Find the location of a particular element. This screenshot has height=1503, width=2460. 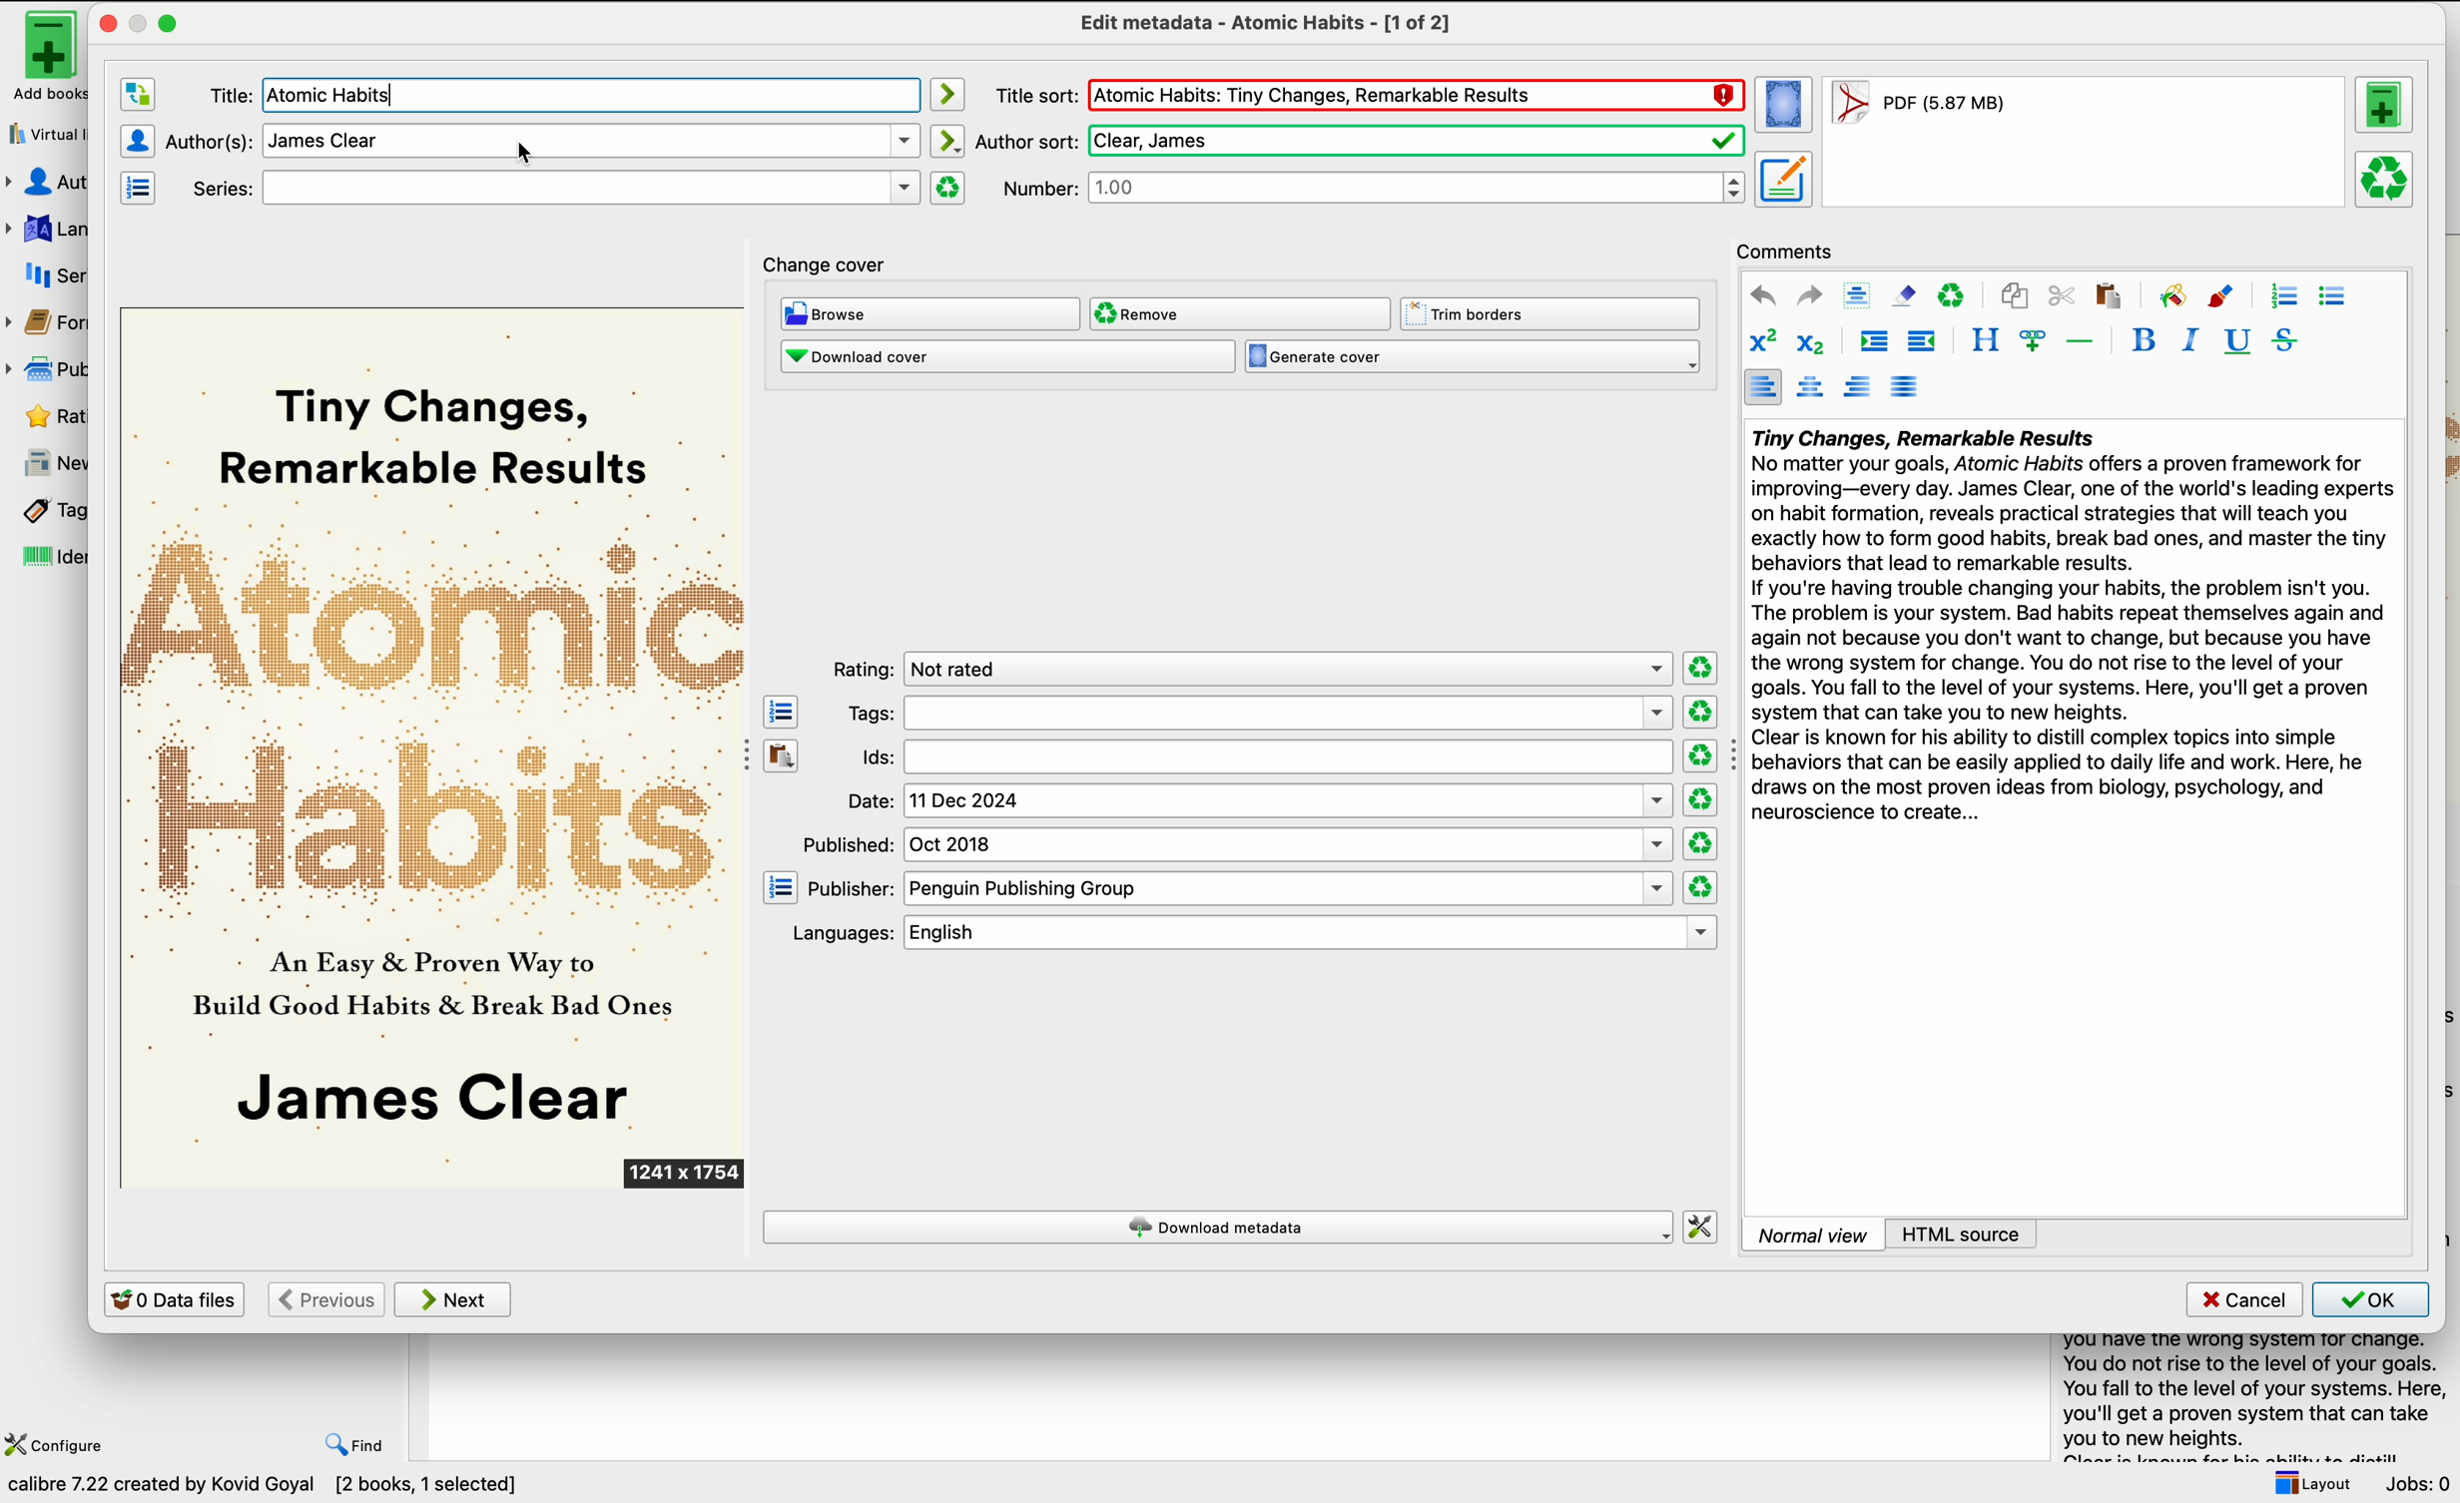

download cover is located at coordinates (1006, 358).